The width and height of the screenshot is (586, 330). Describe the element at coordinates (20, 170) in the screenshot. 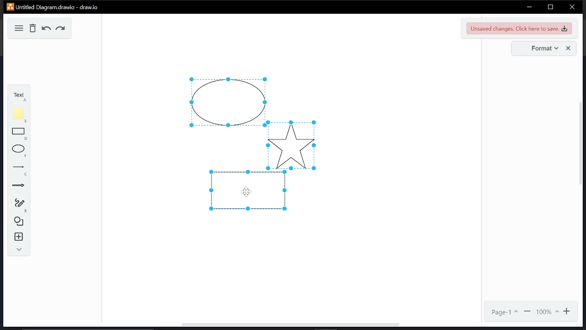

I see `lines` at that location.